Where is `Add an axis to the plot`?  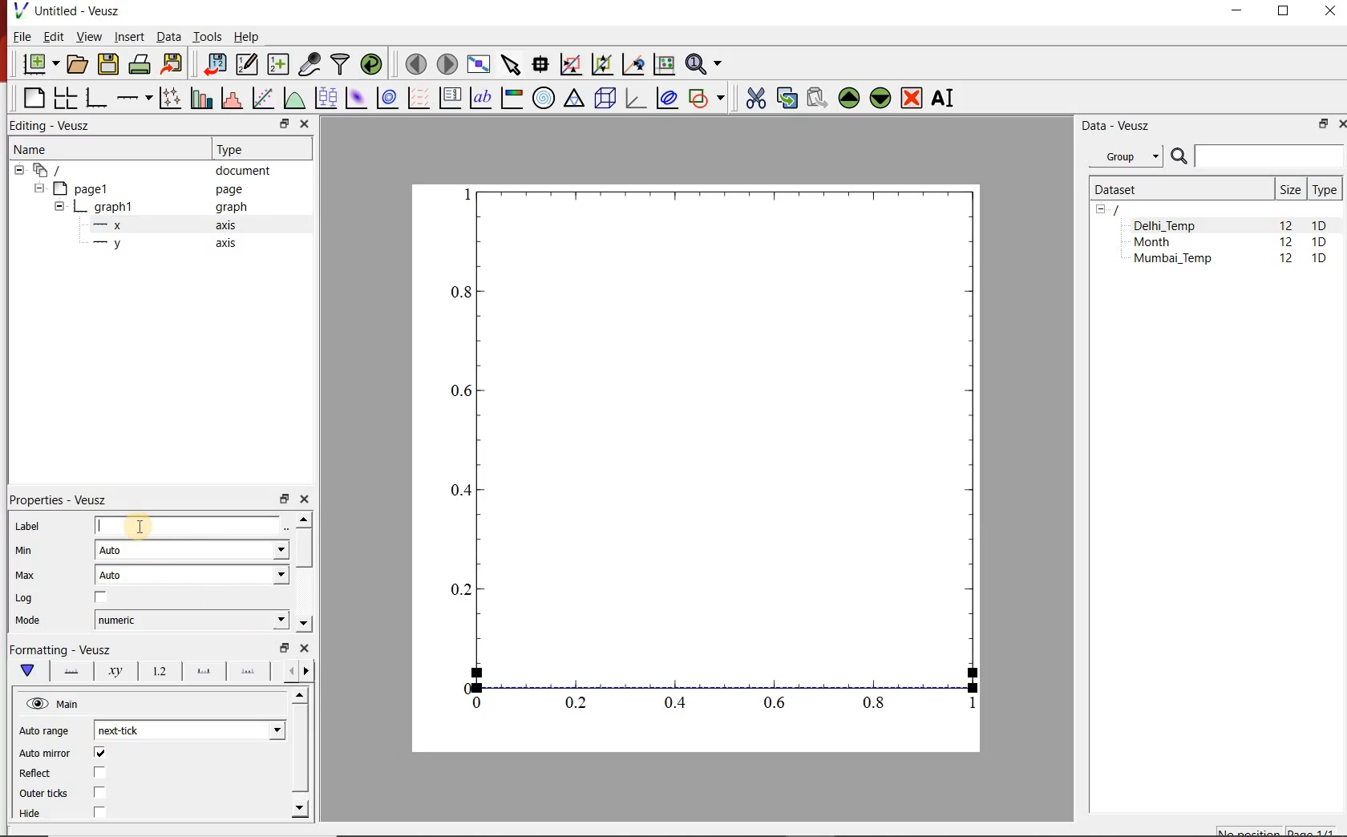
Add an axis to the plot is located at coordinates (132, 98).